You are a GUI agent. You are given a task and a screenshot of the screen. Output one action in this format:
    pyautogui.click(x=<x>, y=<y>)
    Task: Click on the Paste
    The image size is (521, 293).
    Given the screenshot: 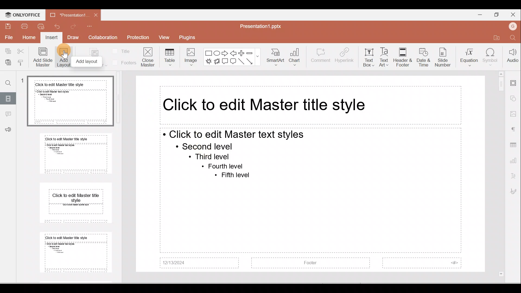 What is the action you would take?
    pyautogui.click(x=7, y=62)
    